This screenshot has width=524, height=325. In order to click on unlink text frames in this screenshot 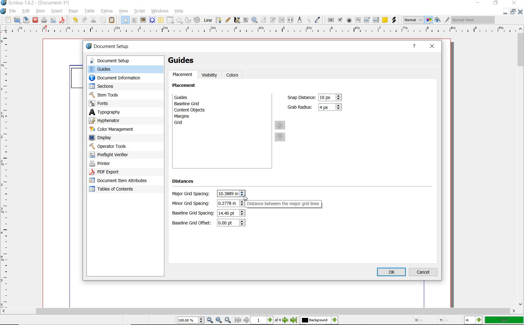, I will do `click(290, 20)`.